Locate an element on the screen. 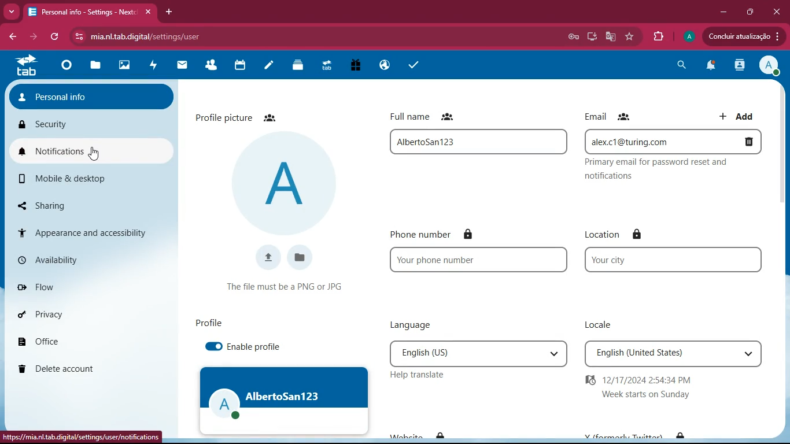 This screenshot has width=790, height=444. enable is located at coordinates (256, 348).